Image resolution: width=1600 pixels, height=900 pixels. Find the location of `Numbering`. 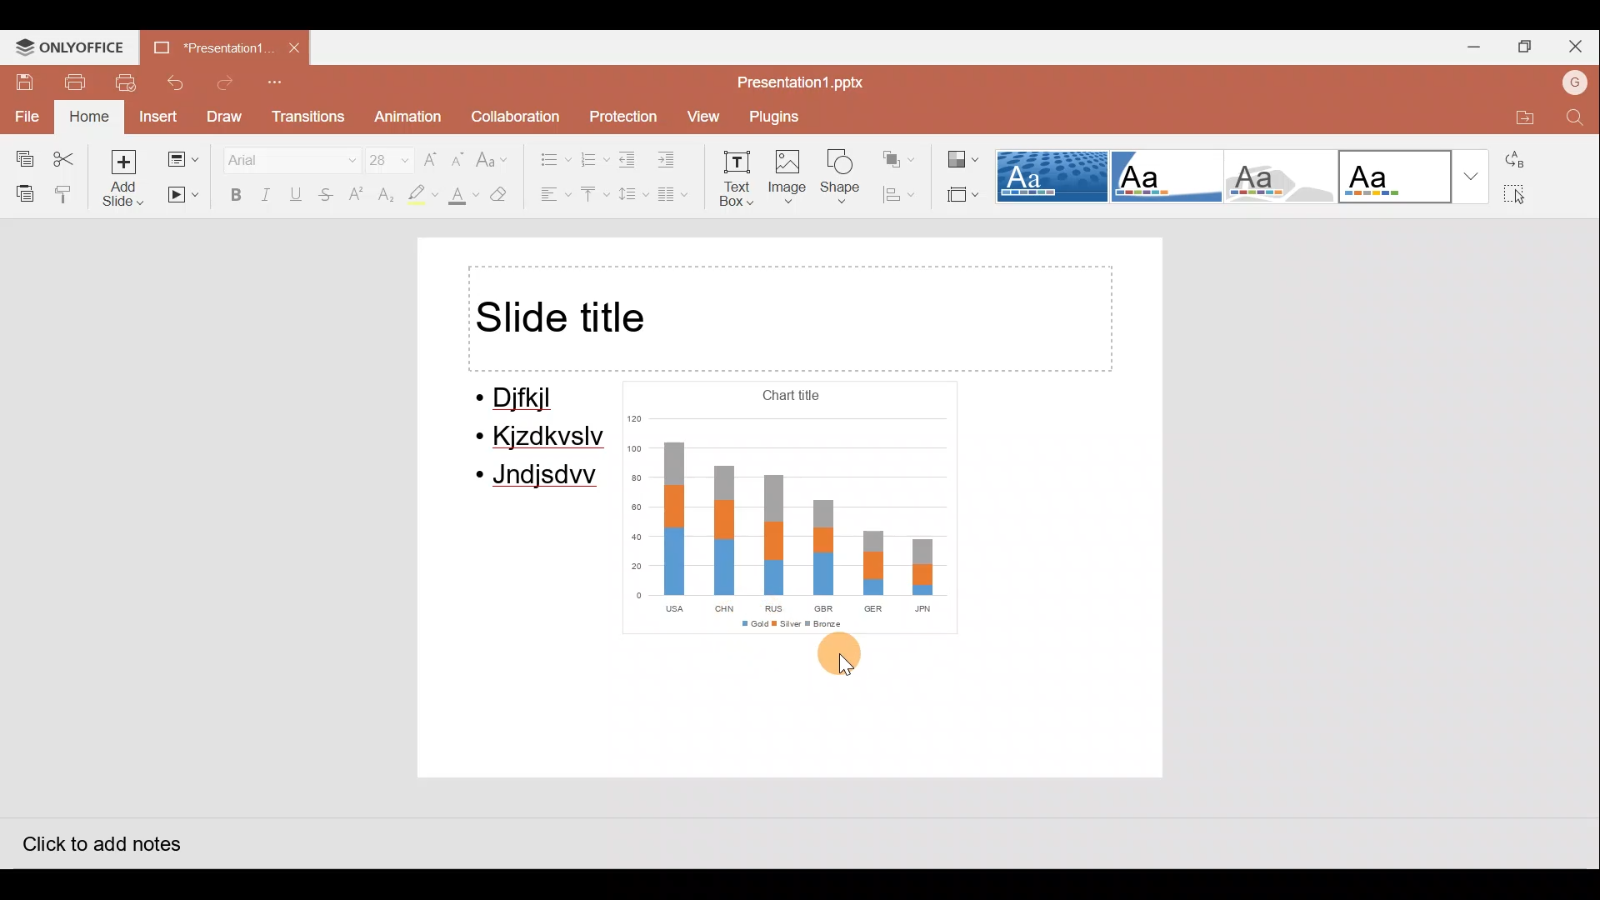

Numbering is located at coordinates (595, 157).